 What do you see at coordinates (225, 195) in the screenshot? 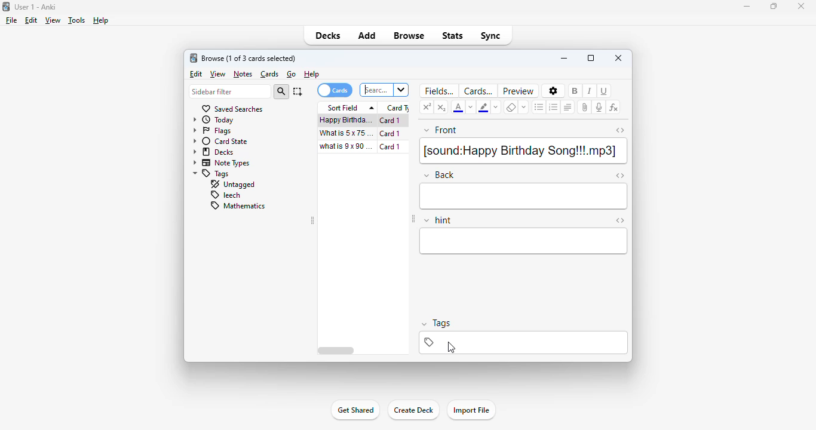
I see `leech` at bounding box center [225, 195].